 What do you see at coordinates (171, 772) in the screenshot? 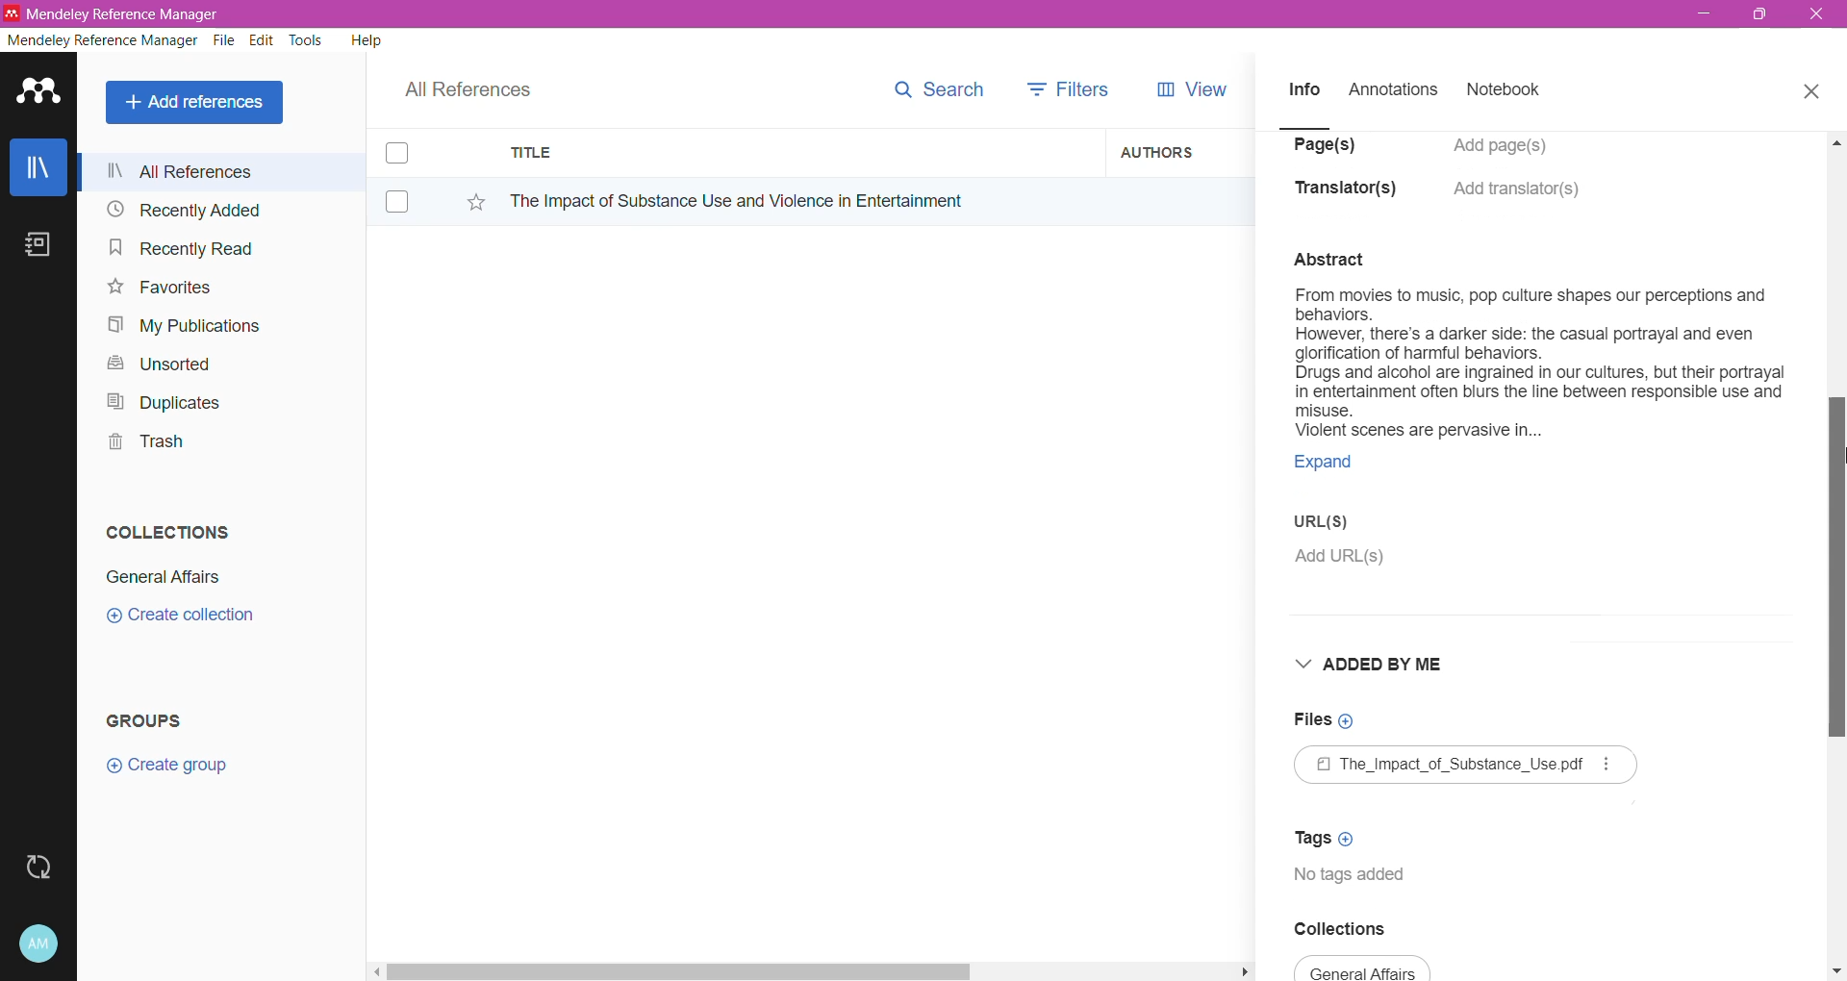
I see `Click to Create Group` at bounding box center [171, 772].